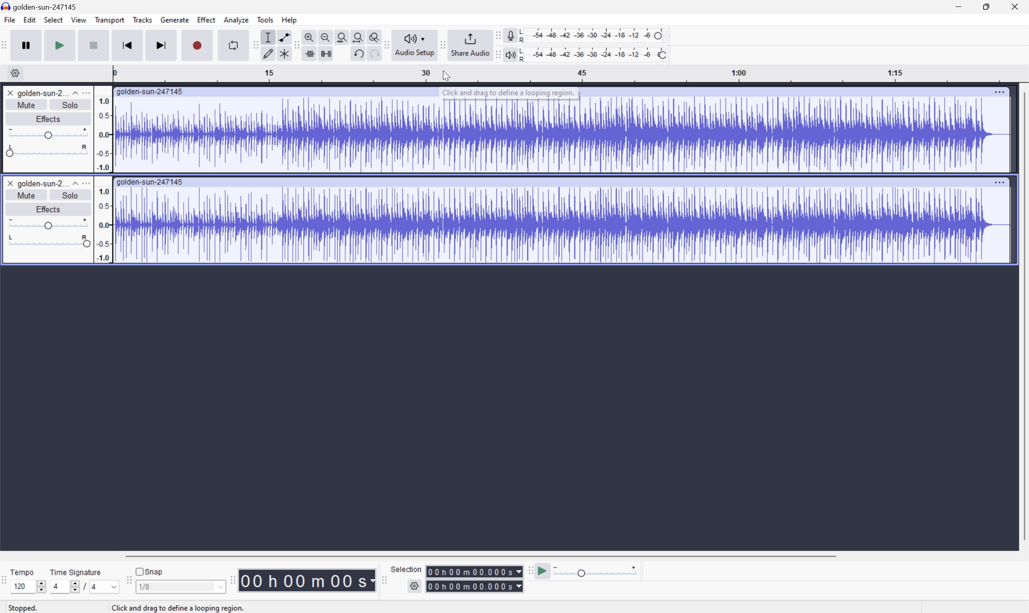  I want to click on Help, so click(290, 20).